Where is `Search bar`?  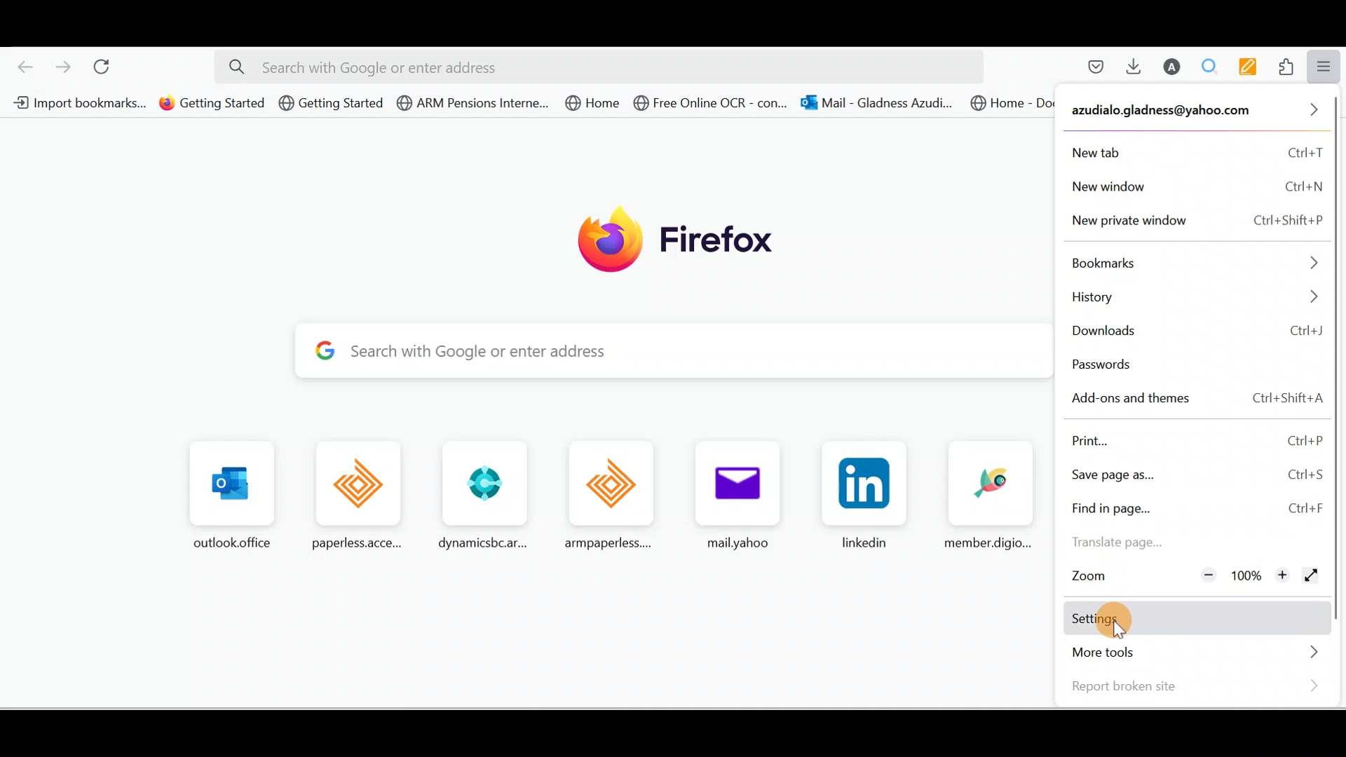 Search bar is located at coordinates (599, 67).